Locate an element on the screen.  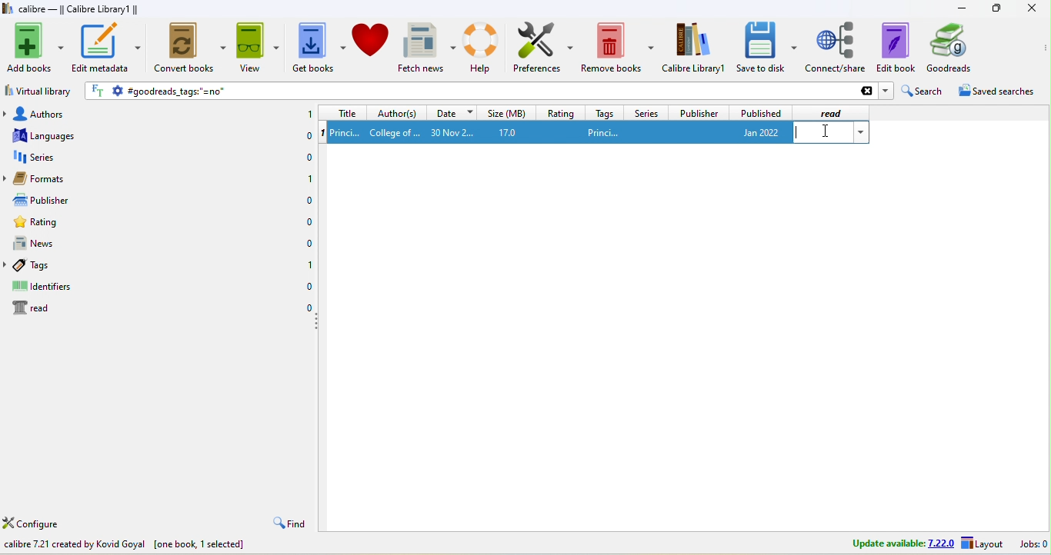
0 is located at coordinates (309, 306).